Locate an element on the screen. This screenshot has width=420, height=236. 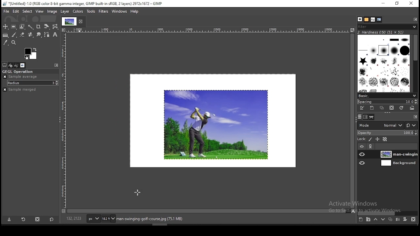
filters is located at coordinates (103, 11).